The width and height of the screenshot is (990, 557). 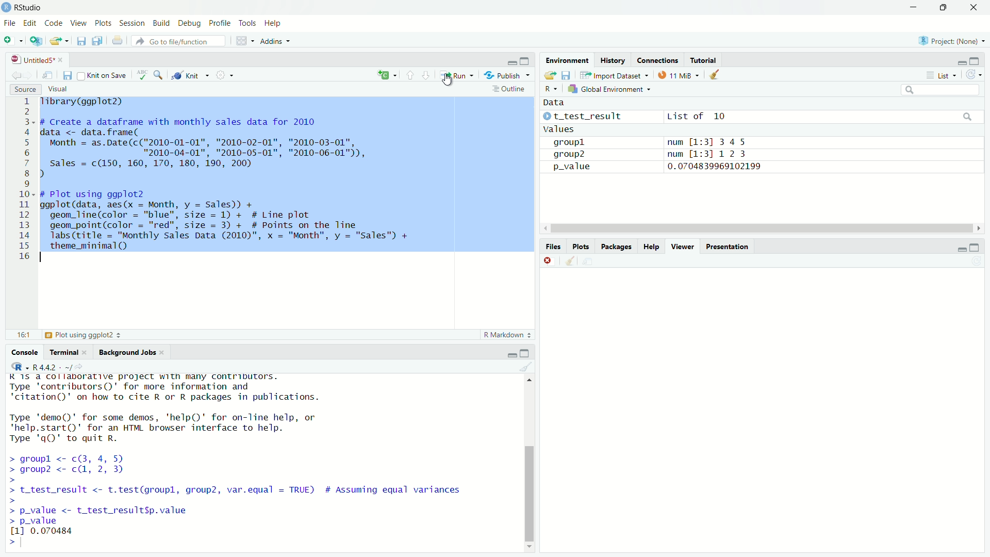 What do you see at coordinates (550, 247) in the screenshot?
I see `Files` at bounding box center [550, 247].